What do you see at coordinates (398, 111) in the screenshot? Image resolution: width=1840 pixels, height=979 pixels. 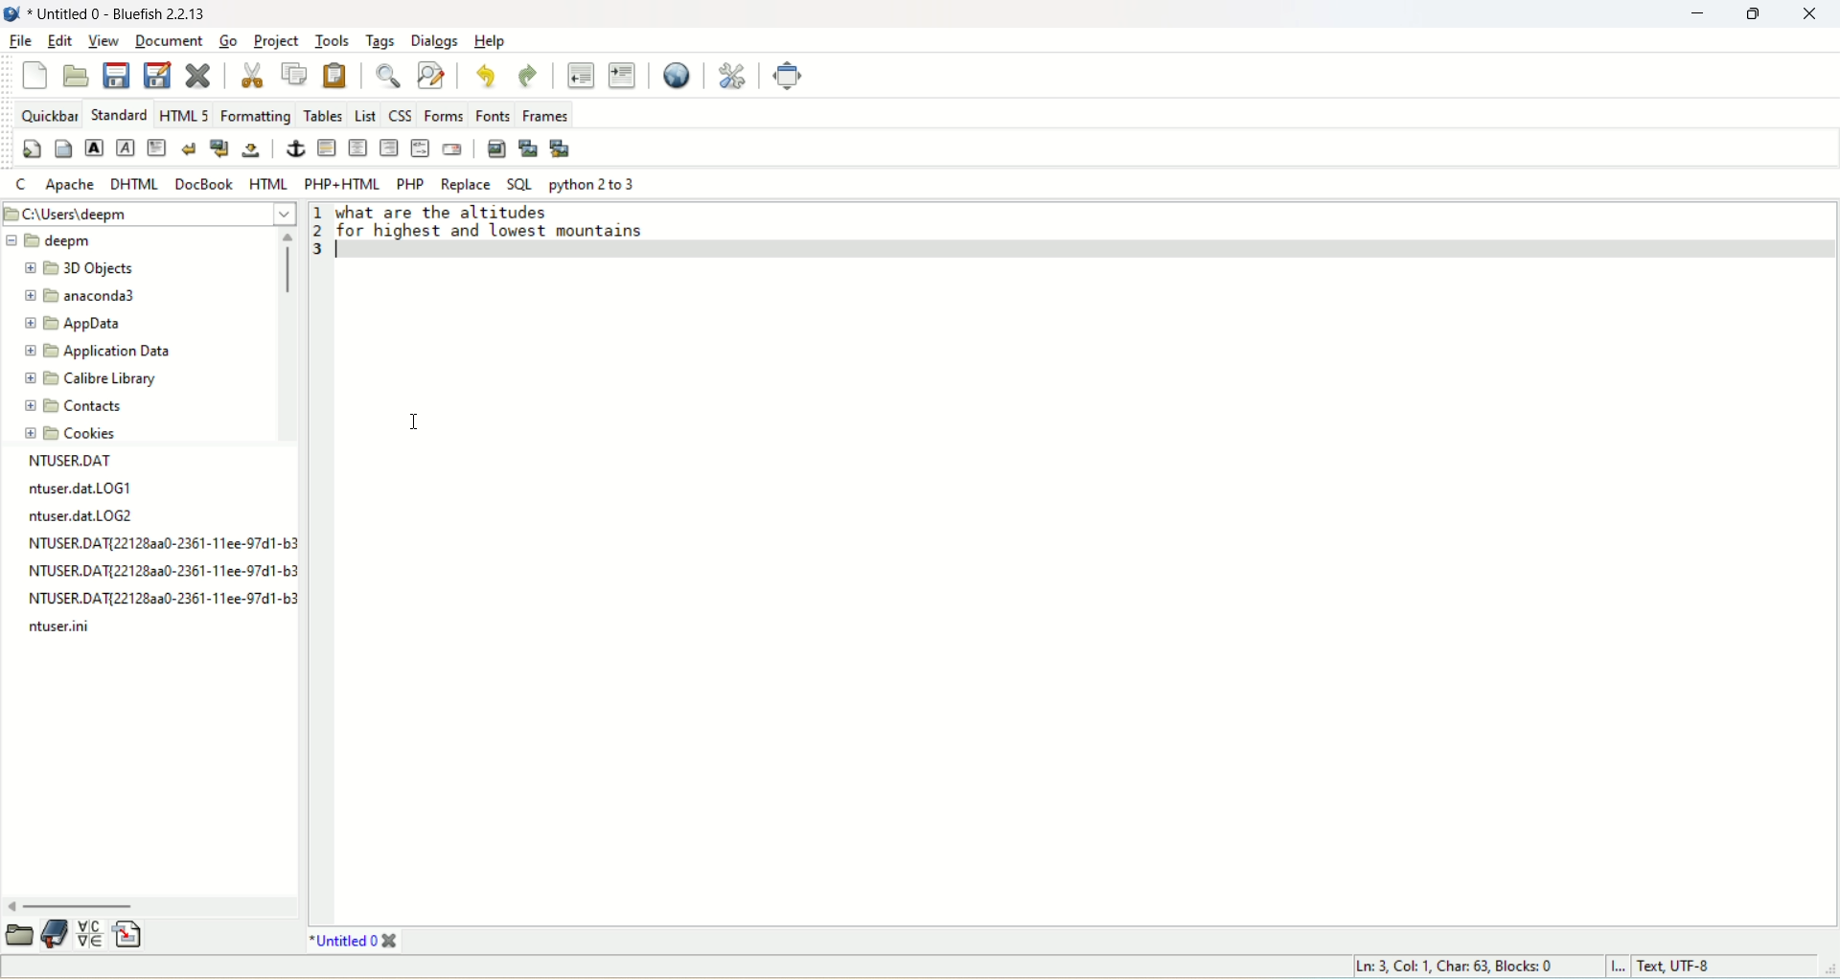 I see `CSS` at bounding box center [398, 111].